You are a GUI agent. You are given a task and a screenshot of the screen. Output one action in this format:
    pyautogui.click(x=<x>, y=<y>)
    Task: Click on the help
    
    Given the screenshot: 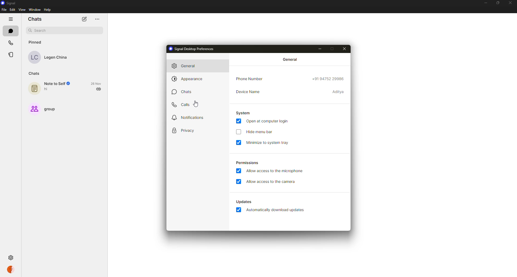 What is the action you would take?
    pyautogui.click(x=47, y=9)
    